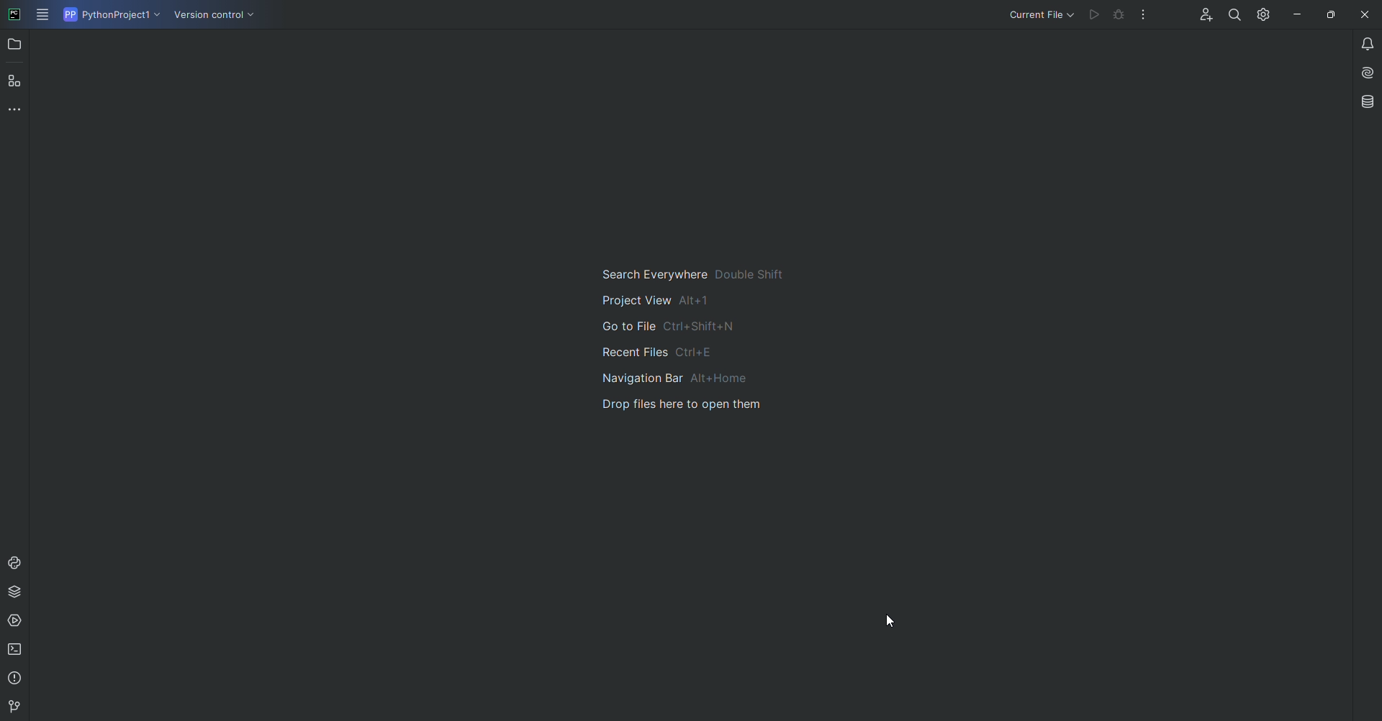 This screenshot has height=721, width=1382. Describe the element at coordinates (16, 46) in the screenshot. I see `Project` at that location.